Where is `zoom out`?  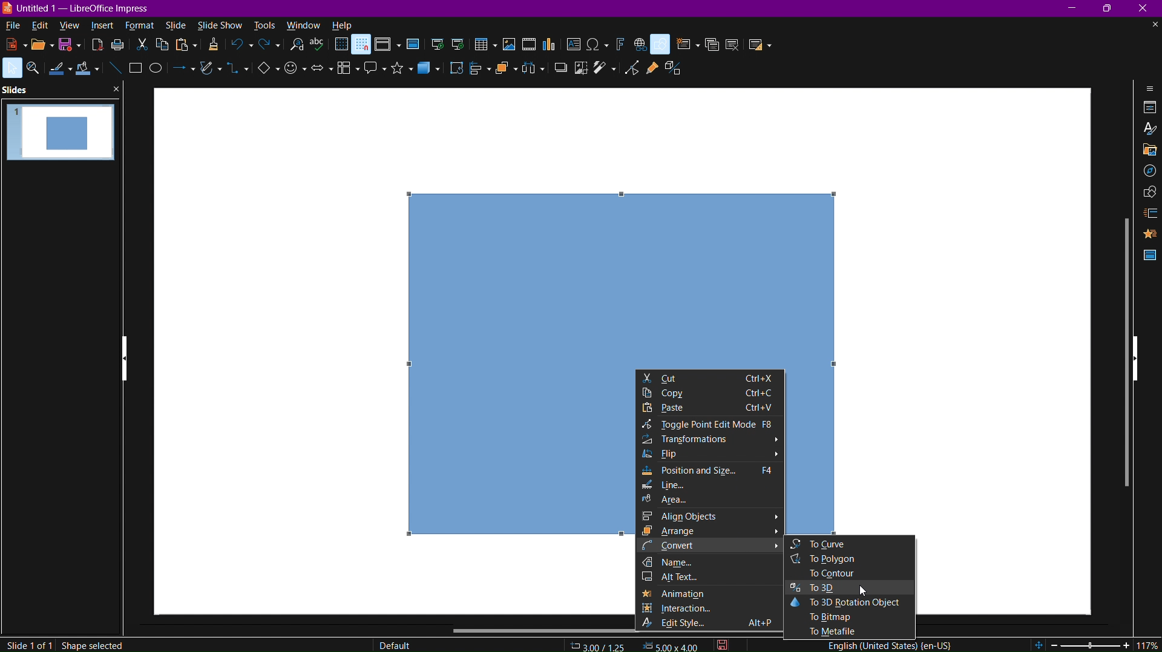 zoom out is located at coordinates (1054, 645).